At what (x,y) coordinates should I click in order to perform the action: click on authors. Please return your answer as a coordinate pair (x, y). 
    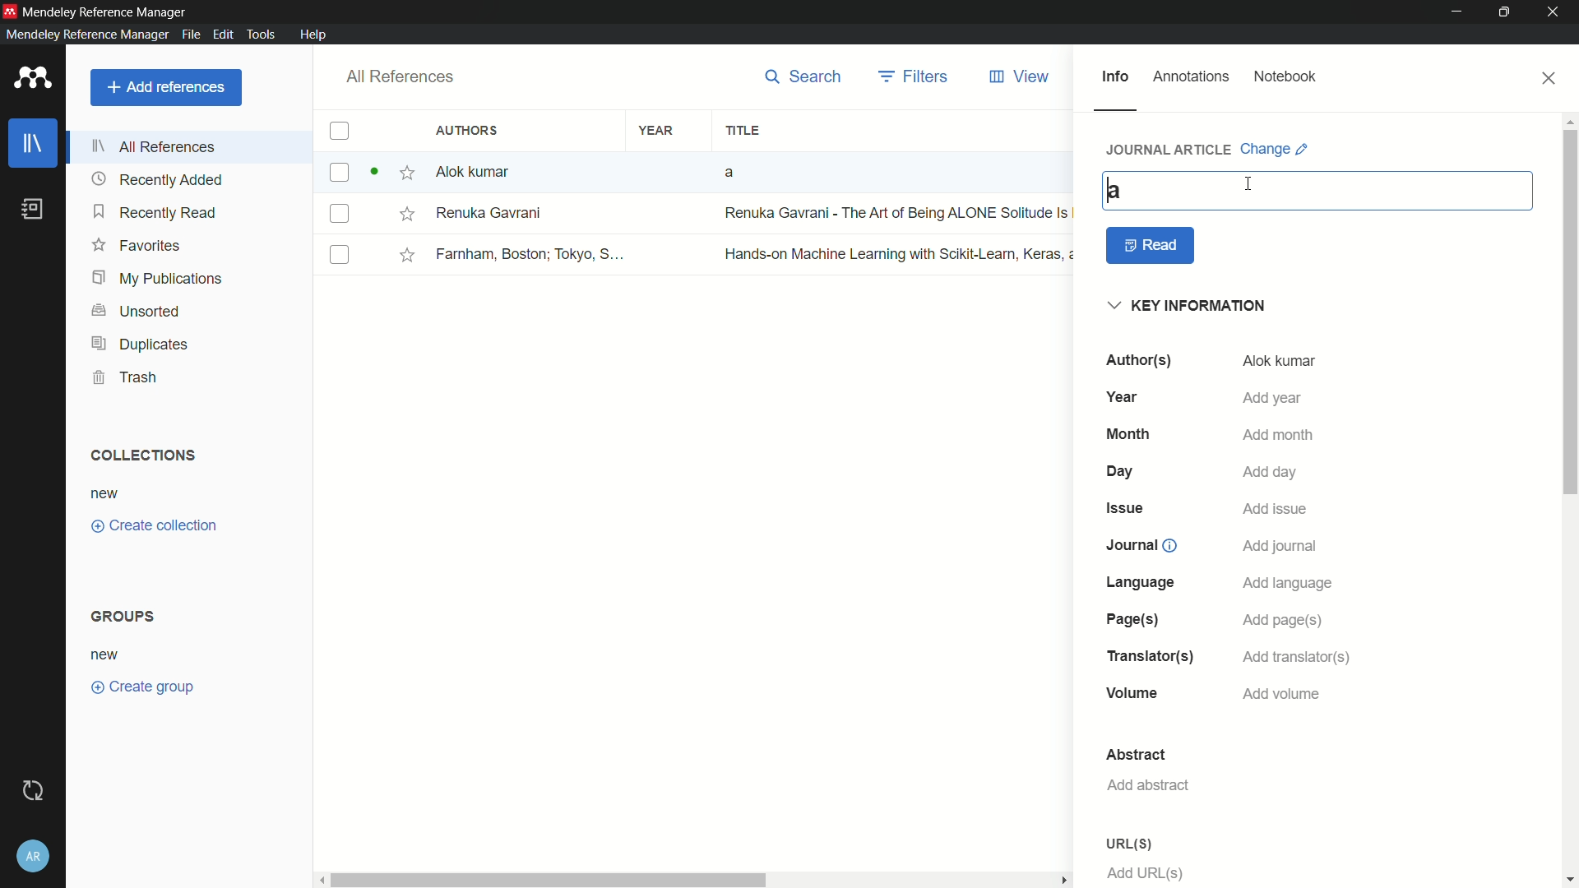
    Looking at the image, I should click on (470, 130).